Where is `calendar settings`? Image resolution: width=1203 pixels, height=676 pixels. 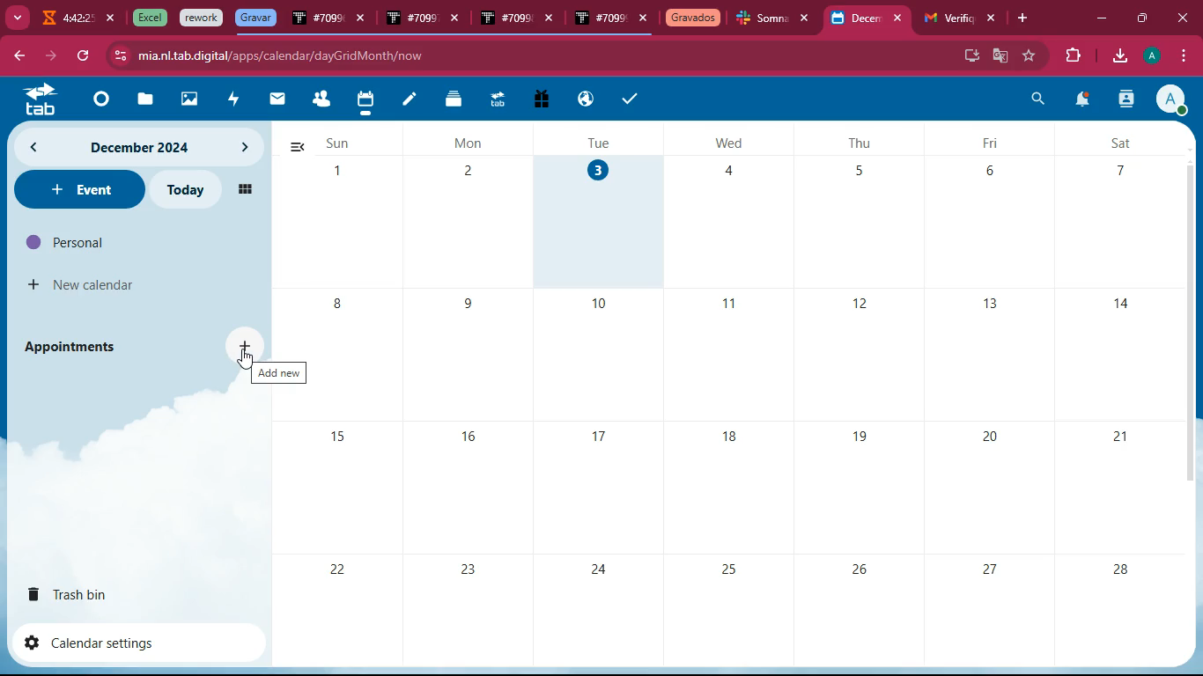 calendar settings is located at coordinates (97, 642).